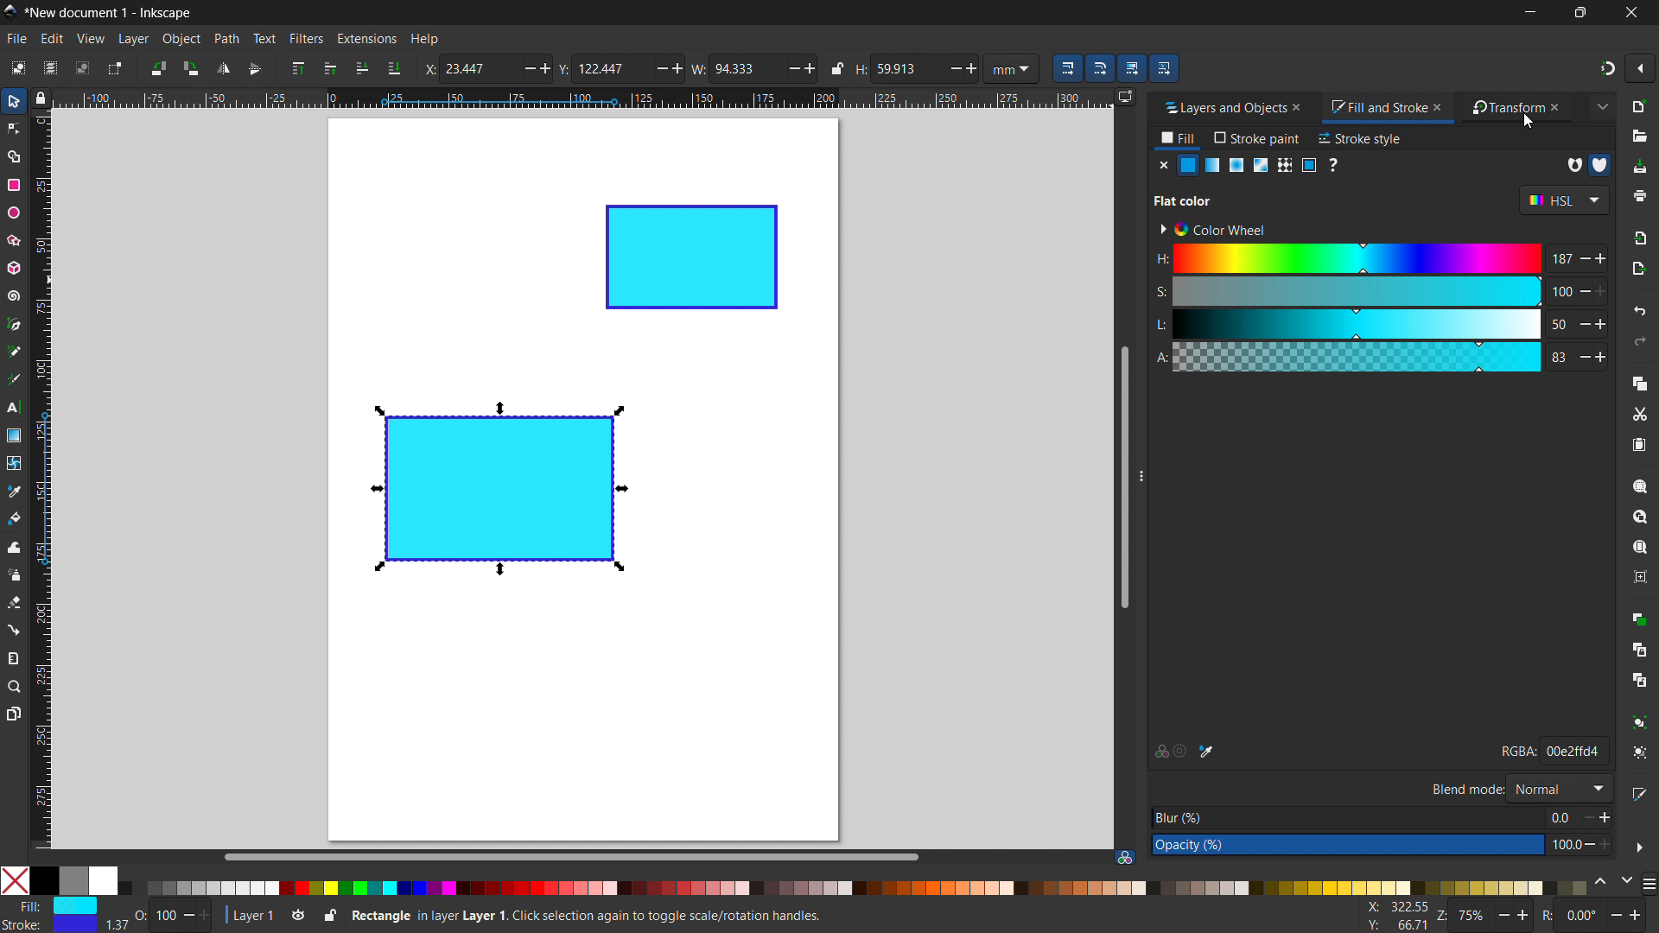  What do you see at coordinates (394, 69) in the screenshot?
I see `lower to bottom` at bounding box center [394, 69].